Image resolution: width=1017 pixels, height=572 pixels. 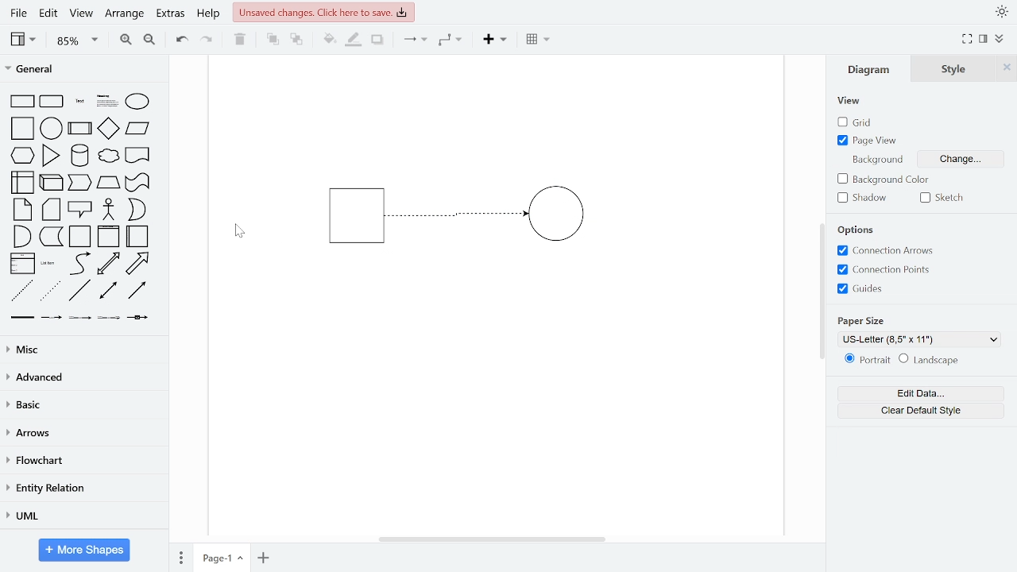 What do you see at coordinates (21, 13) in the screenshot?
I see `file` at bounding box center [21, 13].